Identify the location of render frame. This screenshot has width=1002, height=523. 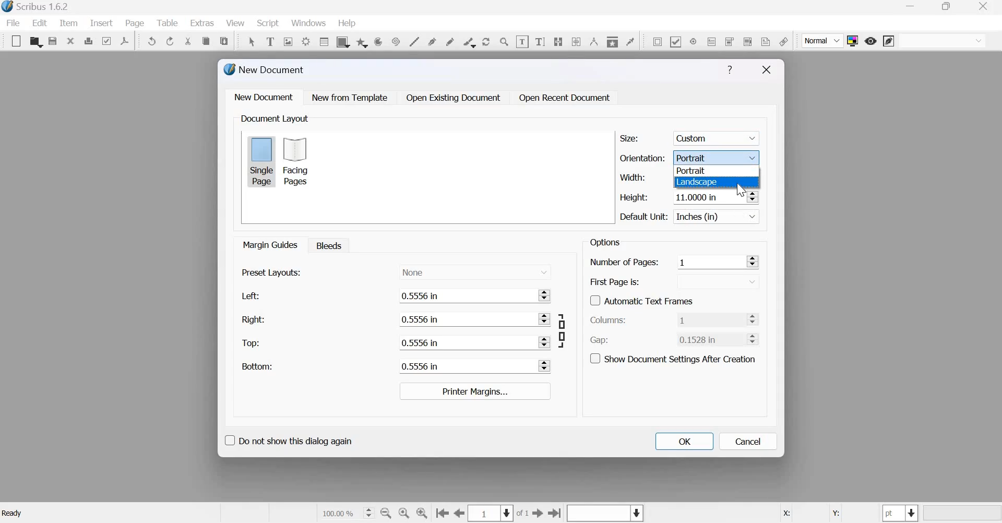
(305, 40).